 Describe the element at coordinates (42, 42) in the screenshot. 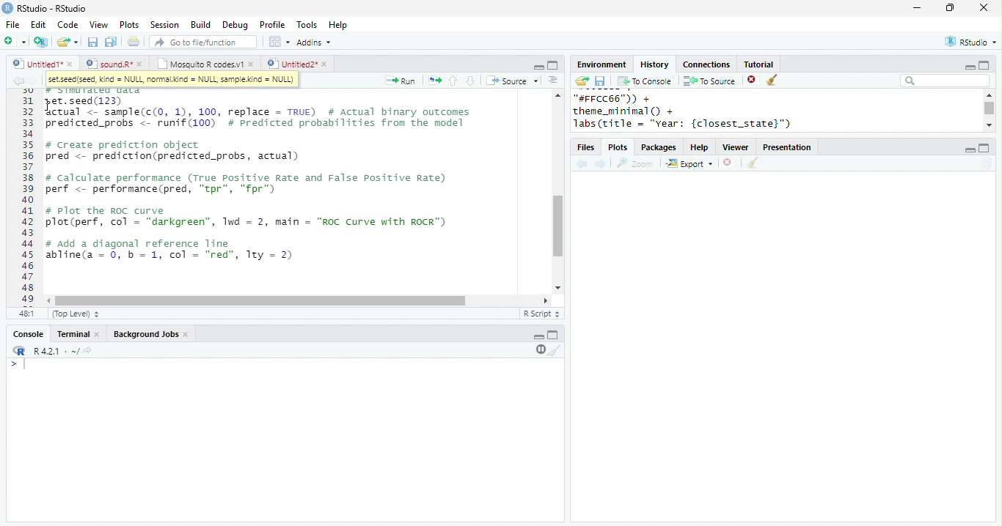

I see `new project` at that location.